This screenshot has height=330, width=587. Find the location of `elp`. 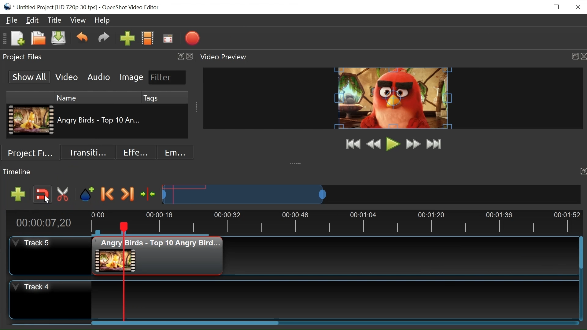

elp is located at coordinates (102, 20).